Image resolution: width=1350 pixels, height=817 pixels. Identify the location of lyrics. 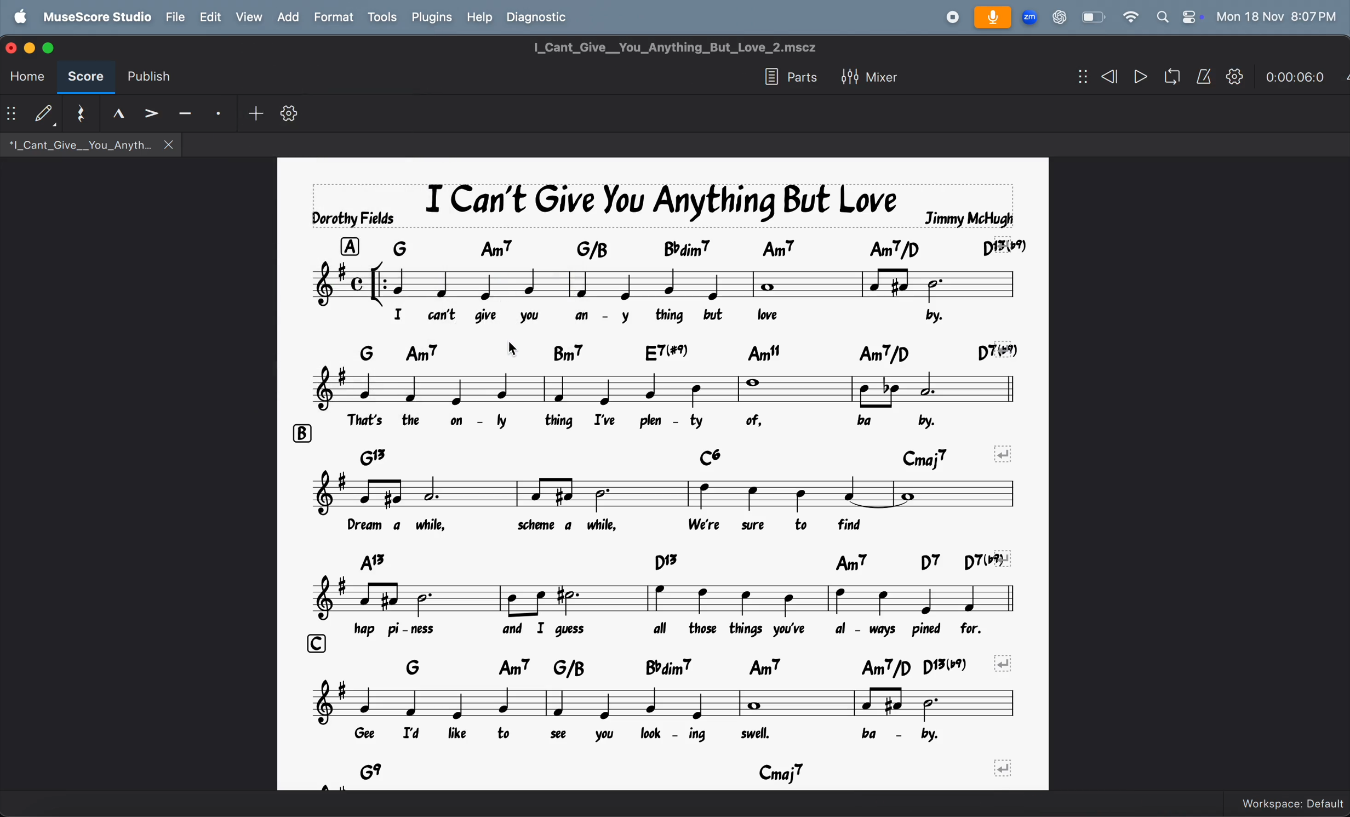
(666, 735).